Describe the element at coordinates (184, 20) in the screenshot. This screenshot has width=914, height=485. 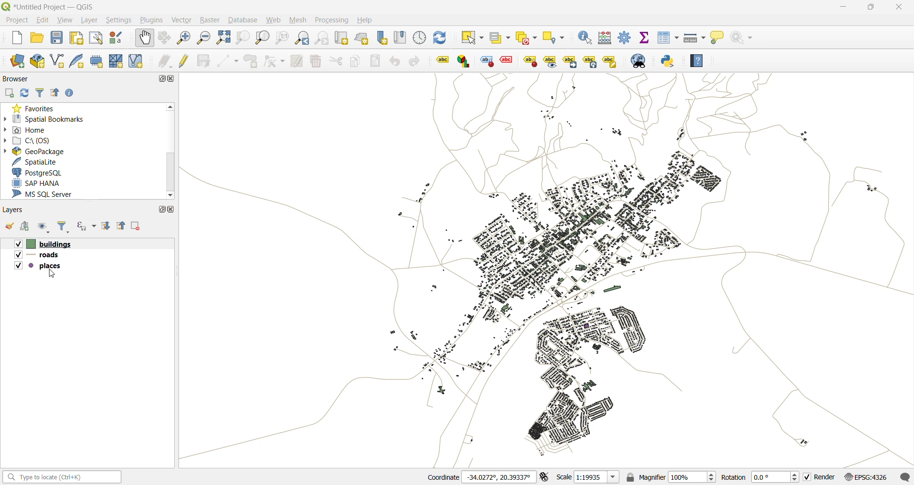
I see `vector` at that location.